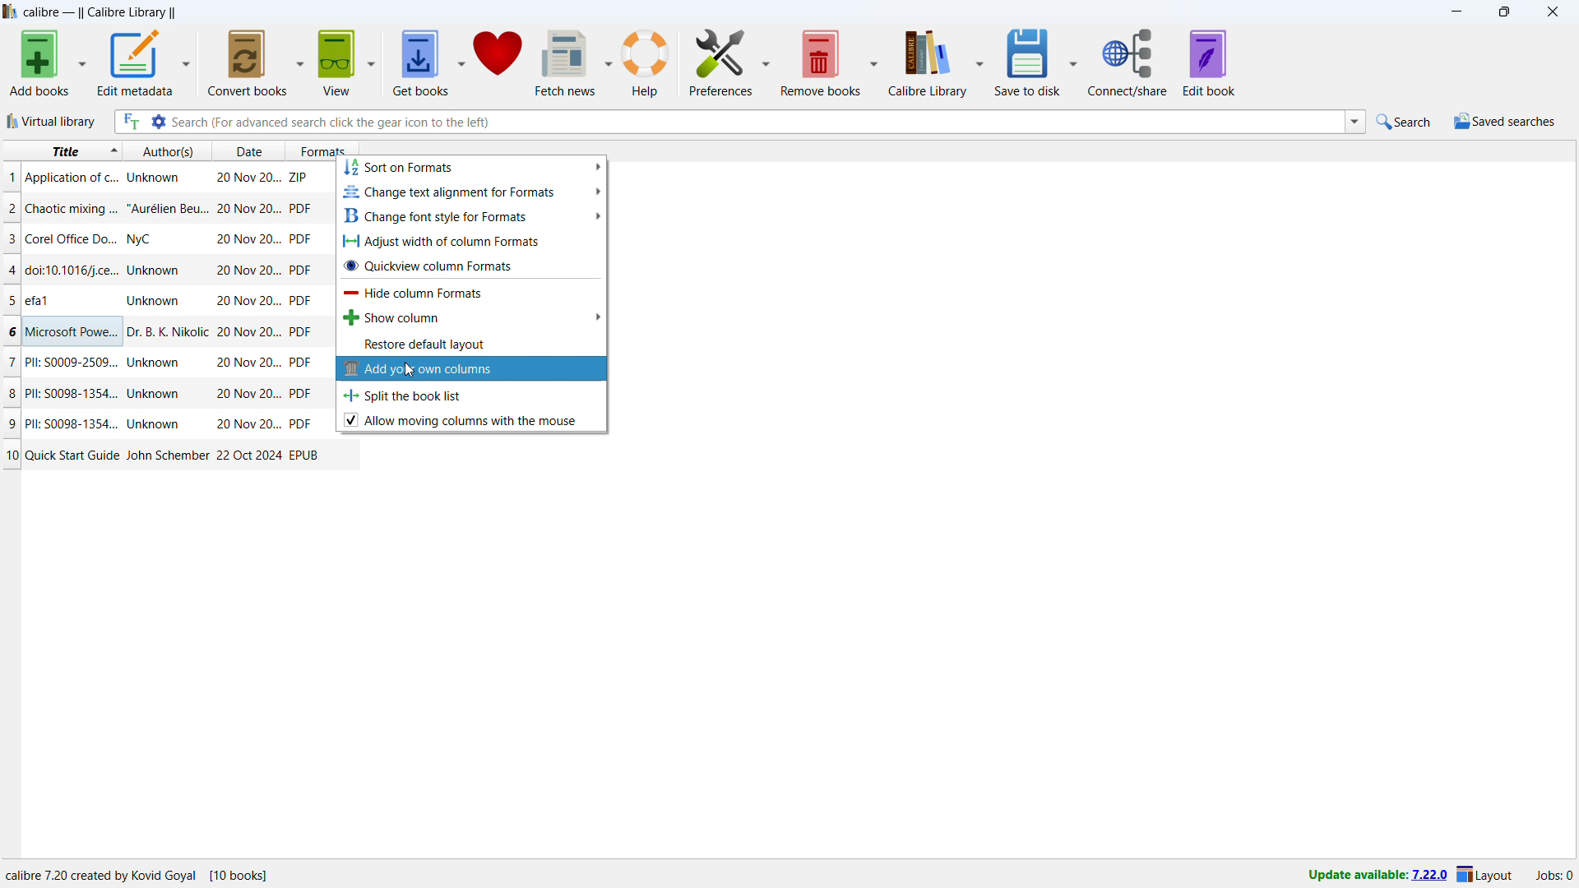  I want to click on title, so click(72, 333).